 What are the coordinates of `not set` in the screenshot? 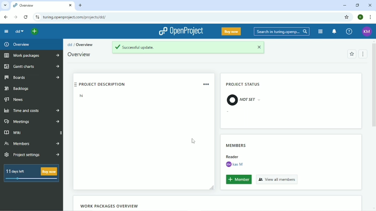 It's located at (243, 99).